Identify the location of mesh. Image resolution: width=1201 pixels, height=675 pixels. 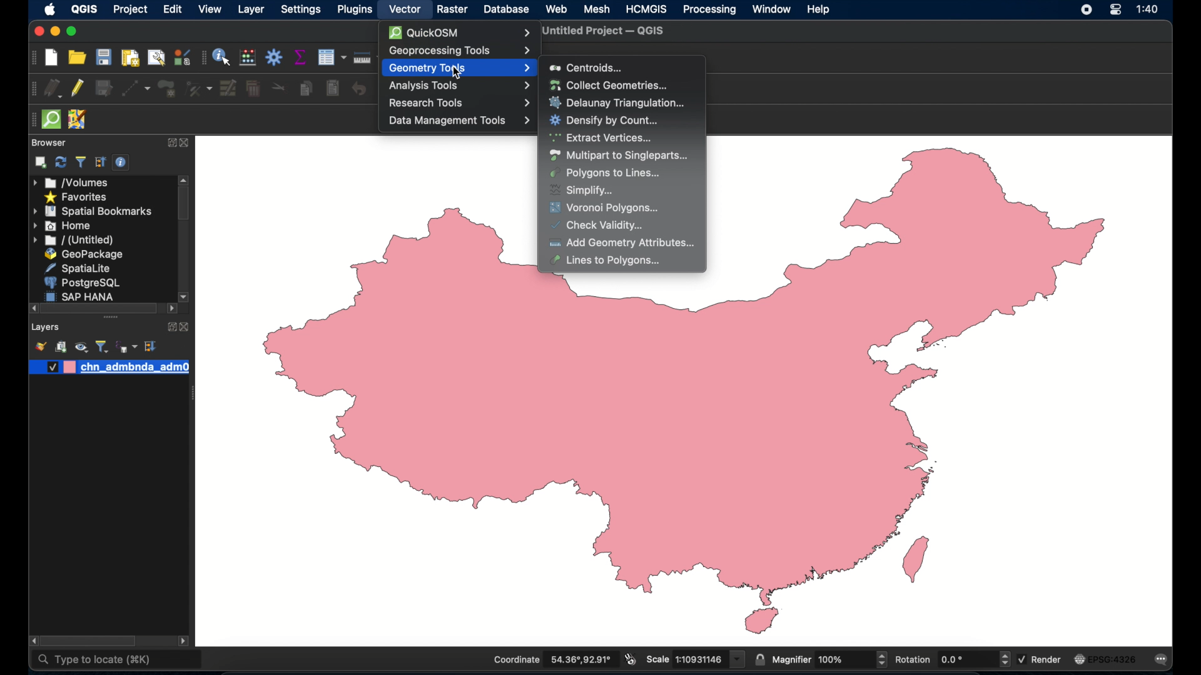
(597, 9).